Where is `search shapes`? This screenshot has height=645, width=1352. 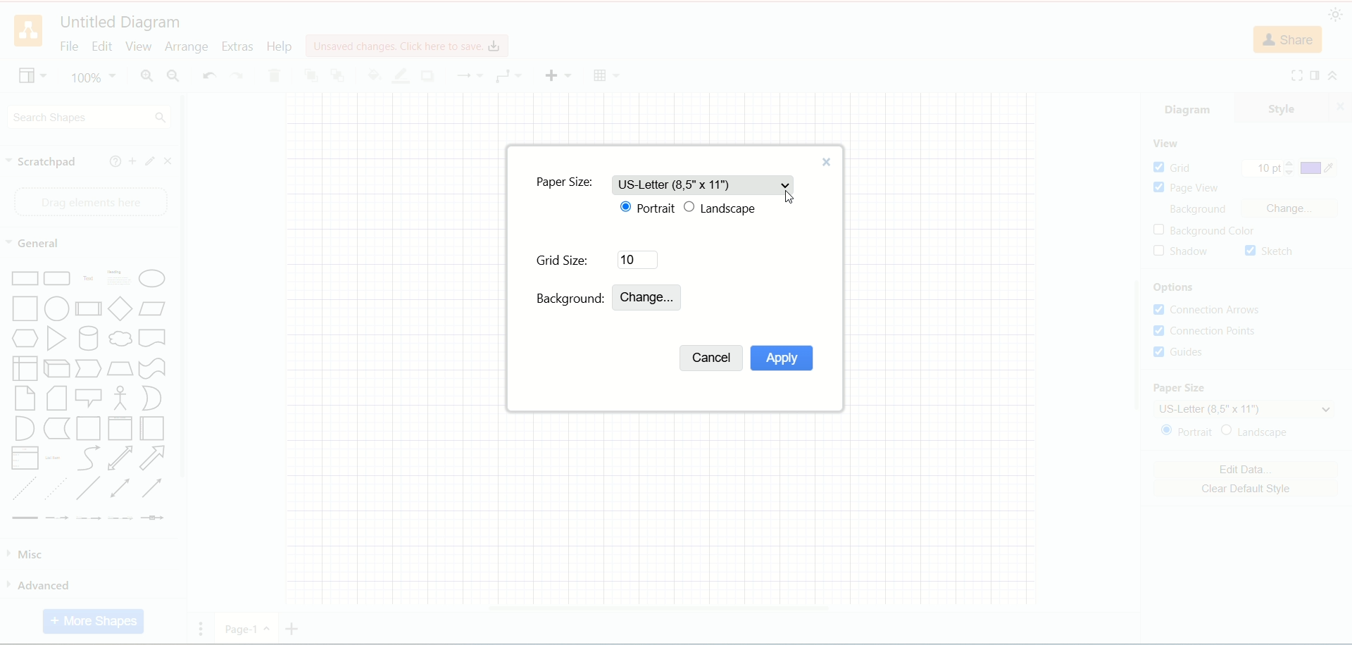
search shapes is located at coordinates (89, 116).